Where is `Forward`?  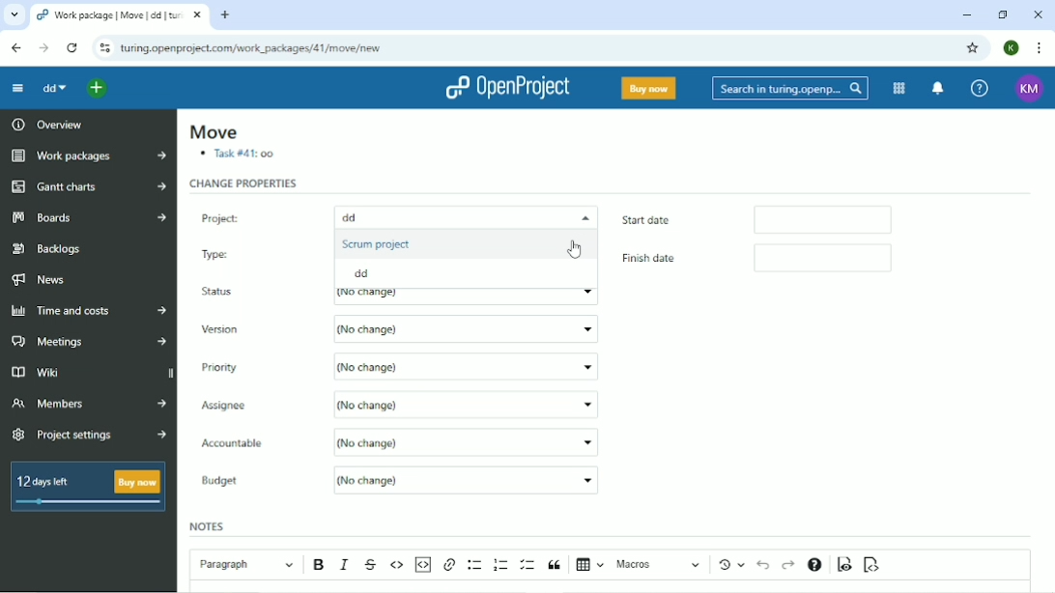
Forward is located at coordinates (43, 48).